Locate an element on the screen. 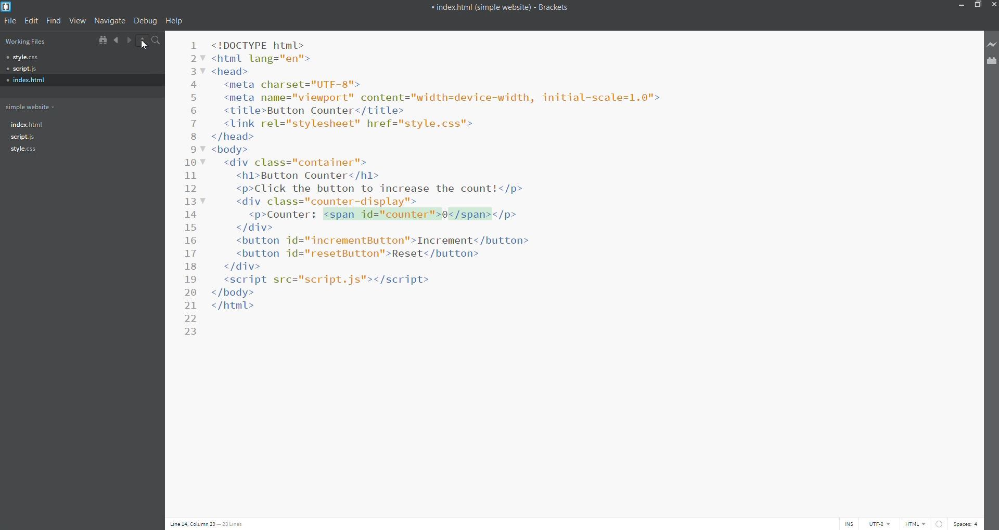 This screenshot has height=530, width=999. error is located at coordinates (941, 524).